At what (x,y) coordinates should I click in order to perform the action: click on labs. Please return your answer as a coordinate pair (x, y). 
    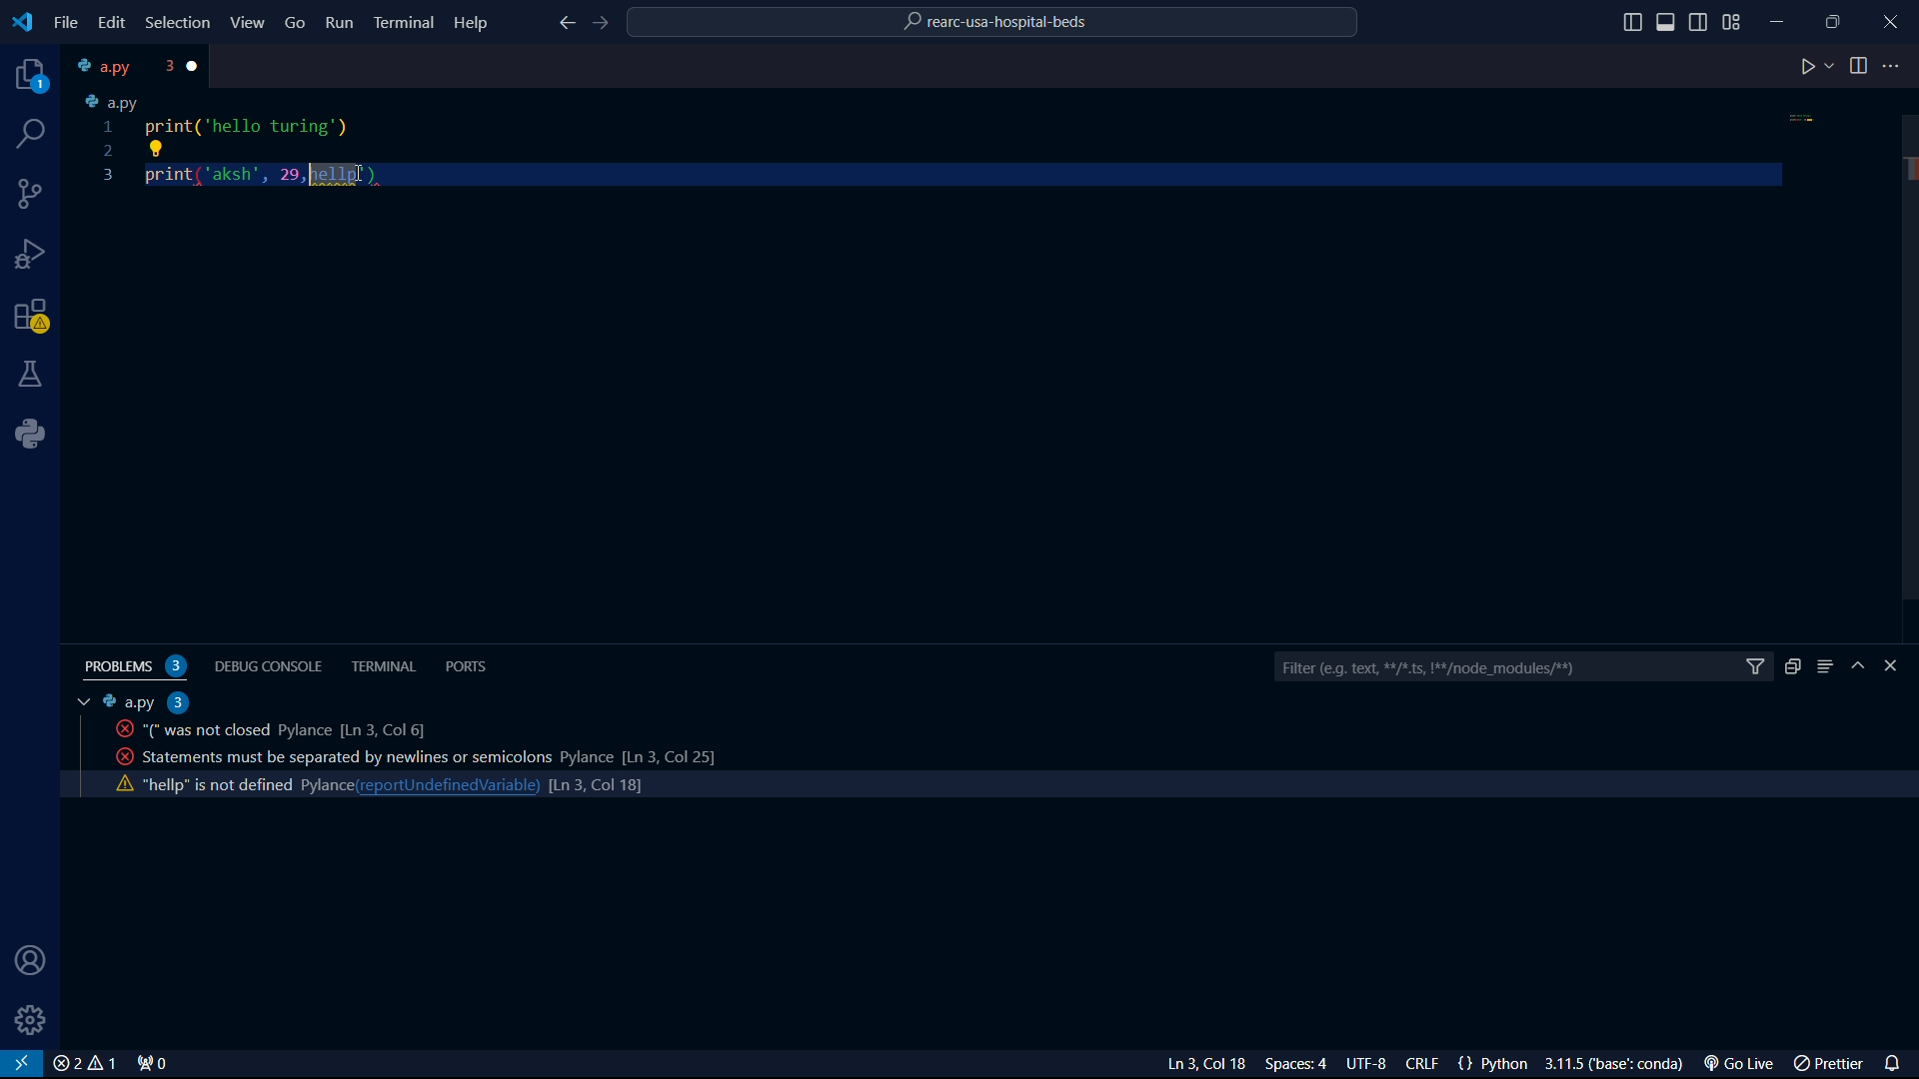
    Looking at the image, I should click on (32, 373).